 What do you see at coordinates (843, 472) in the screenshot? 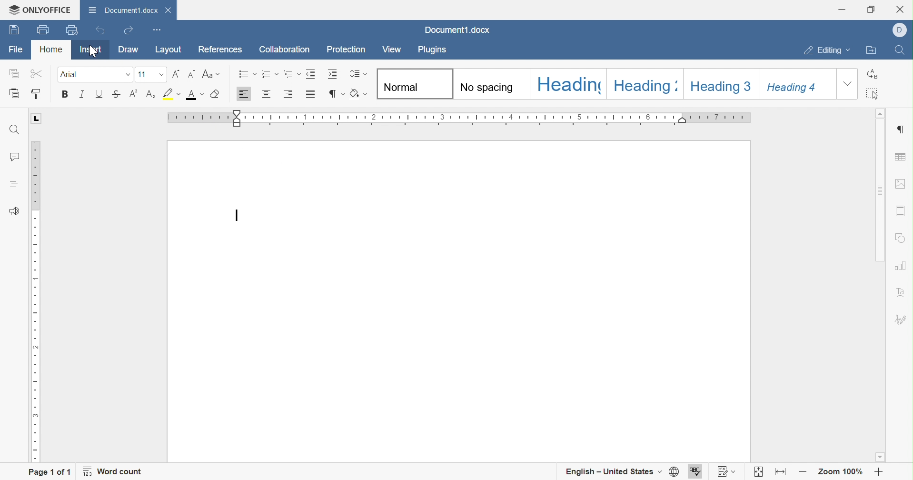
I see `Zoom 100%` at bounding box center [843, 472].